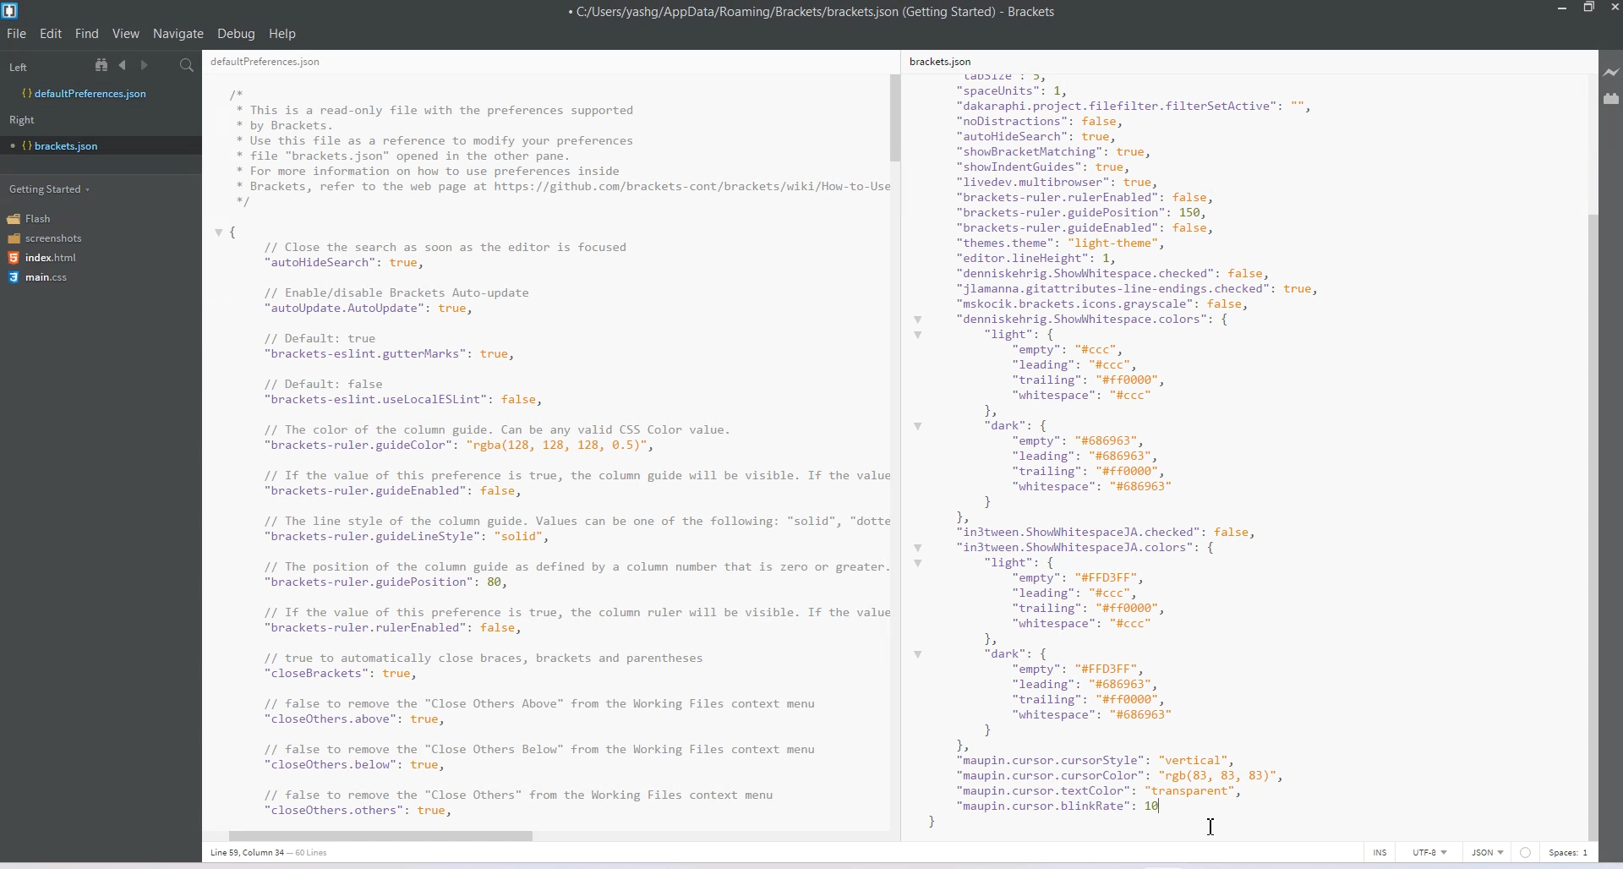  I want to click on Getting Started, so click(52, 188).